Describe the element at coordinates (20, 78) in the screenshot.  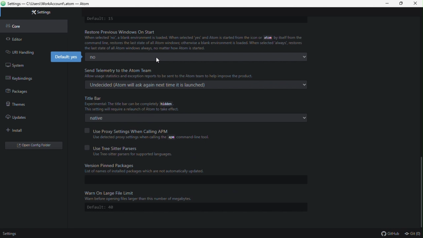
I see `key bindings` at that location.